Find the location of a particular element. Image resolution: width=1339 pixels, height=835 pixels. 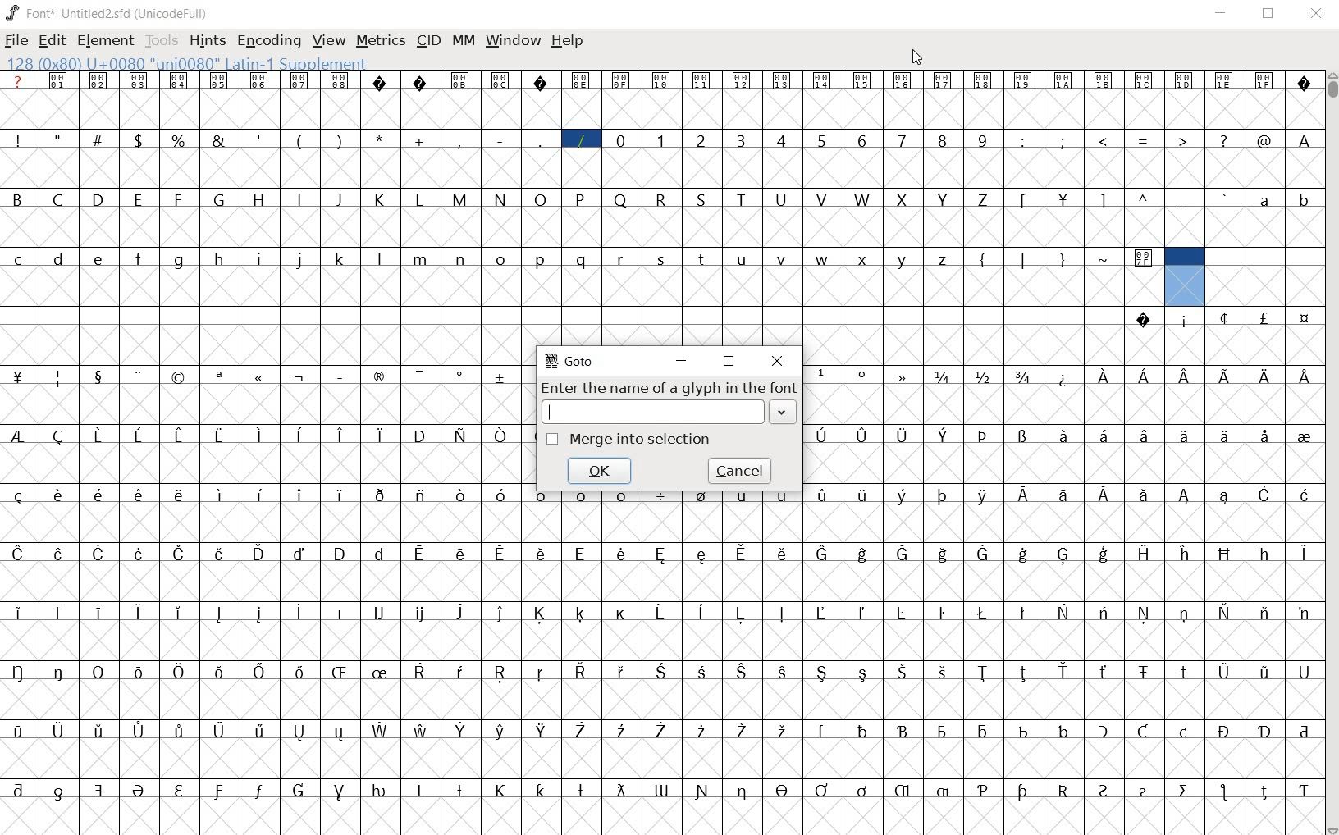

Symbol is located at coordinates (101, 376).